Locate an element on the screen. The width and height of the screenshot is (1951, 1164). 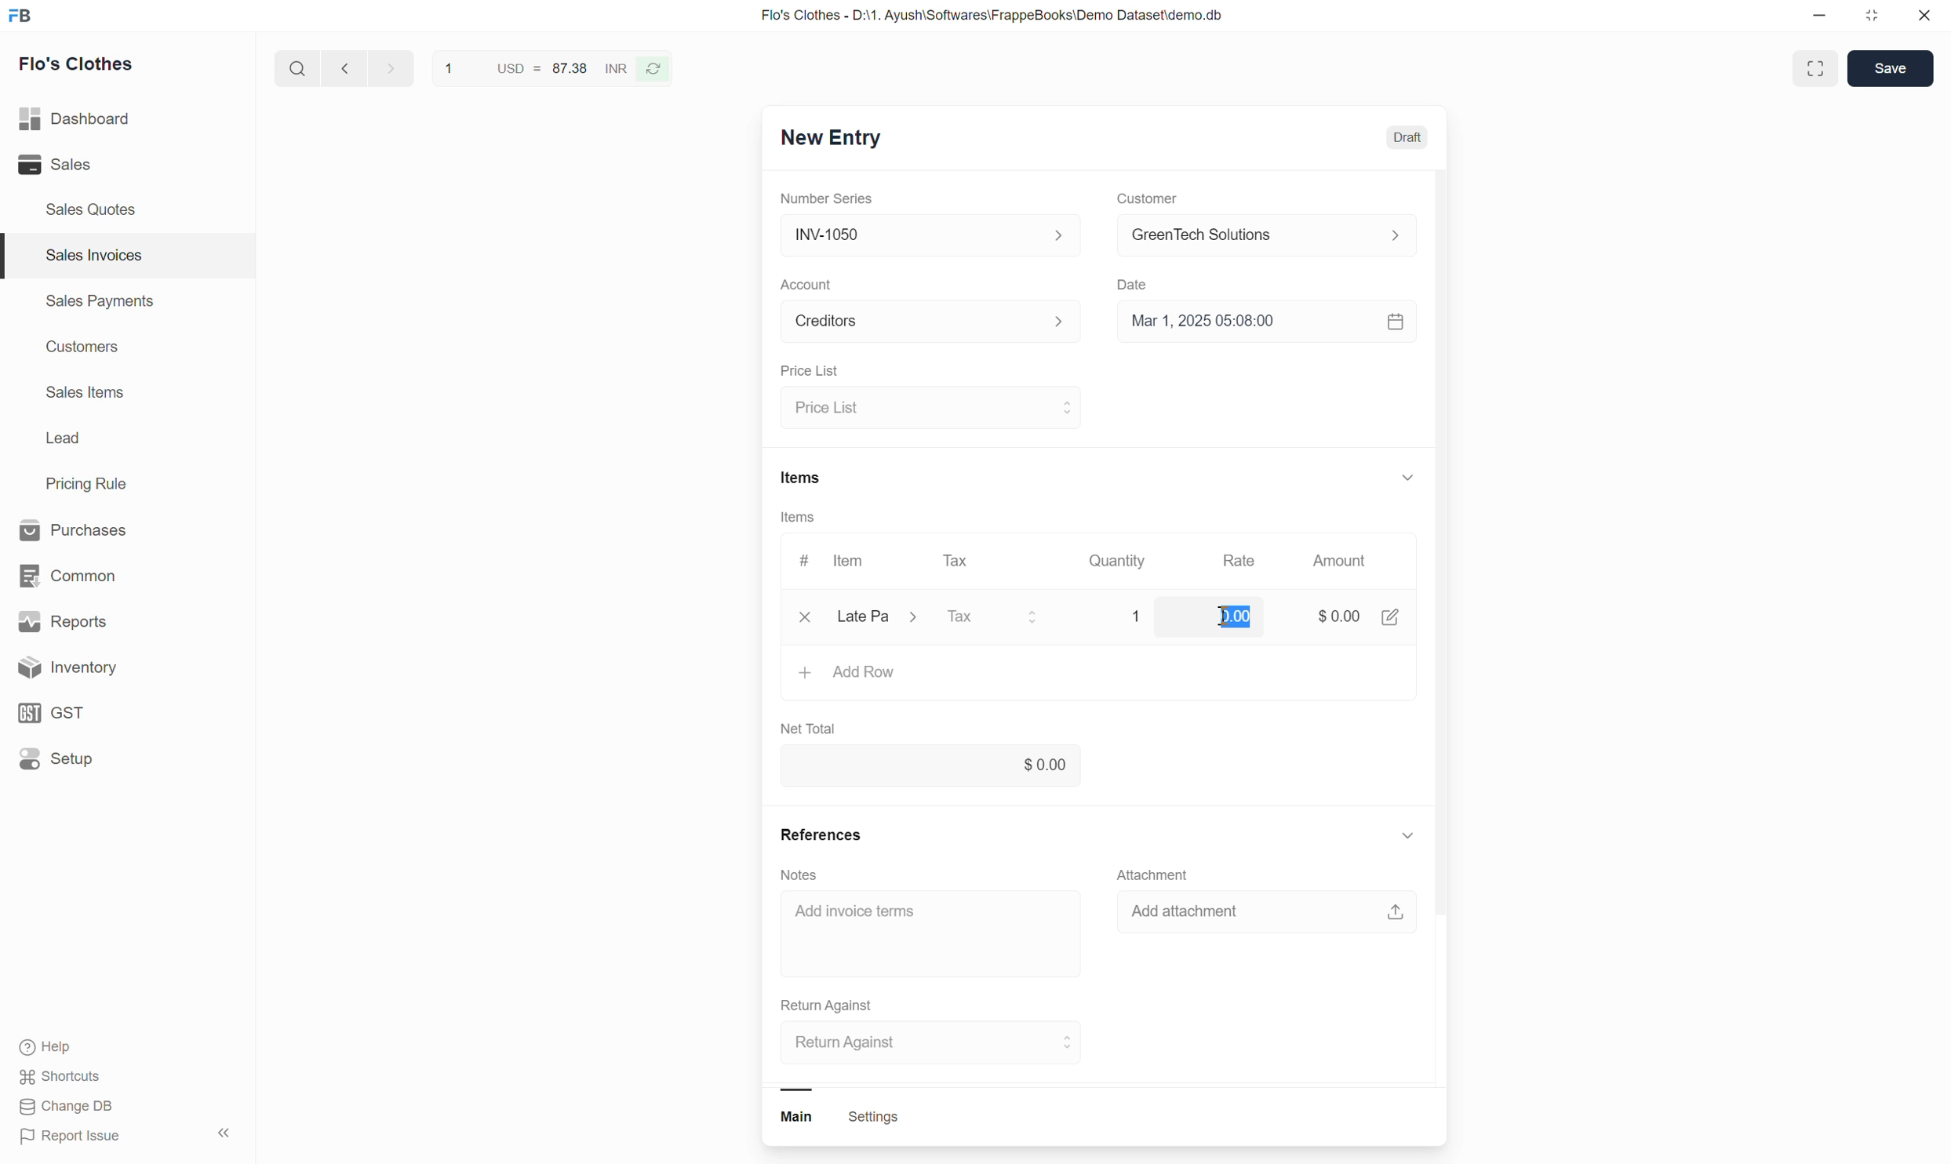
Add invoice term input box is located at coordinates (905, 918).